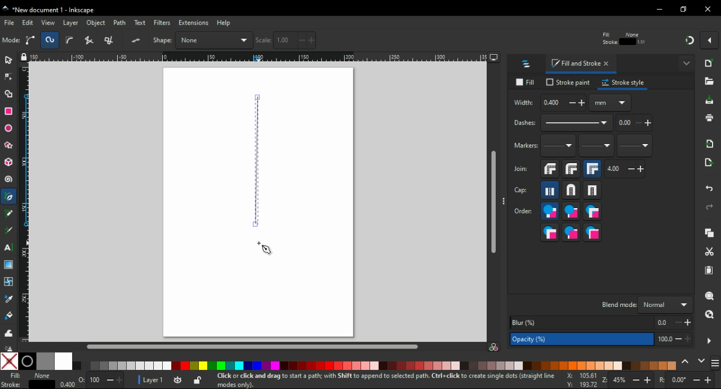 This screenshot has height=389, width=721. Describe the element at coordinates (8, 247) in the screenshot. I see `text tool` at that location.